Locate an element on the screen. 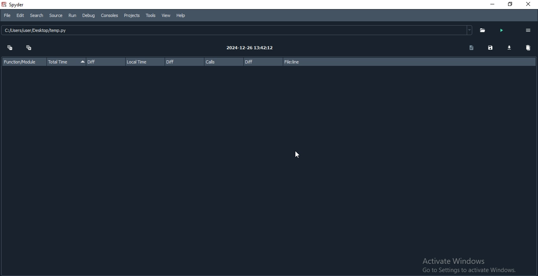 This screenshot has height=276, width=538. Tools is located at coordinates (151, 15).